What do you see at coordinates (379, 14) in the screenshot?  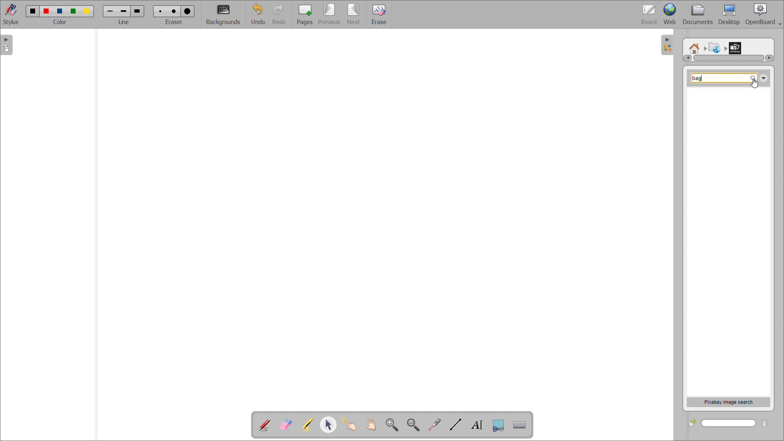 I see `erase` at bounding box center [379, 14].